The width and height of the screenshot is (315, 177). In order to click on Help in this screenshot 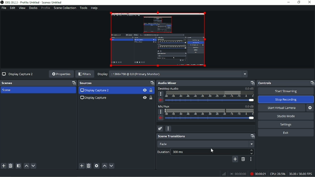, I will do `click(94, 8)`.